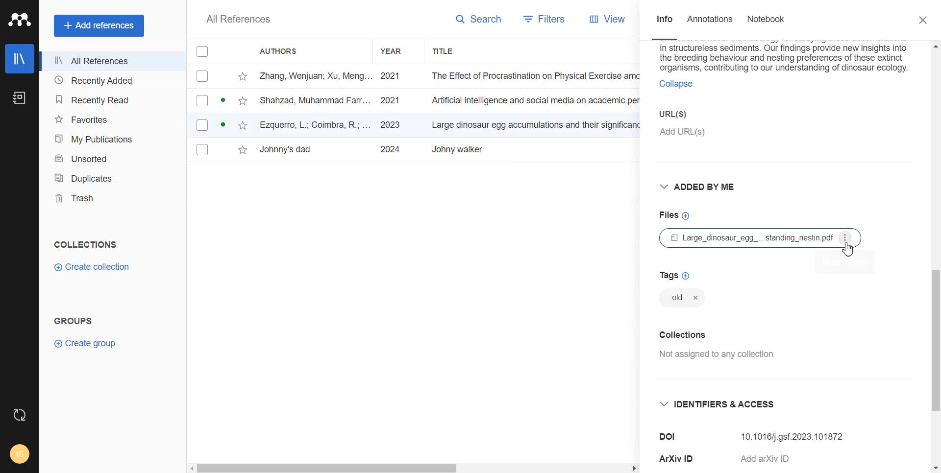  Describe the element at coordinates (935, 340) in the screenshot. I see `Vertical scrollbar` at that location.